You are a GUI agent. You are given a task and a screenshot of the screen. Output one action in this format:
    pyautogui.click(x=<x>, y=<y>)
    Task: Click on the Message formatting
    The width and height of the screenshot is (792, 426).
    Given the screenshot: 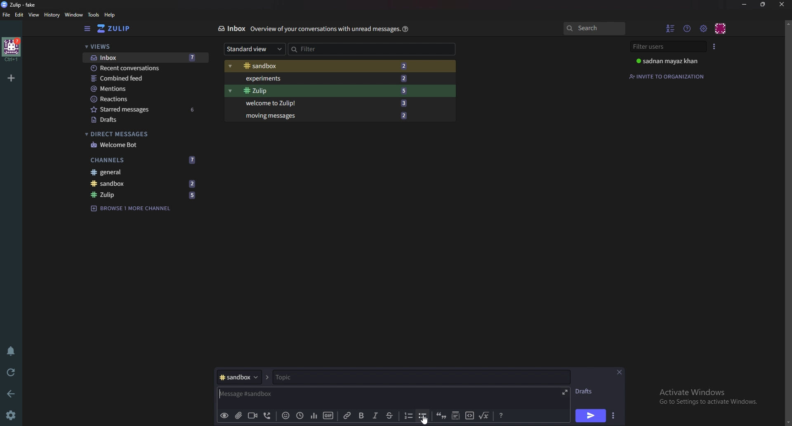 What is the action you would take?
    pyautogui.click(x=502, y=414)
    